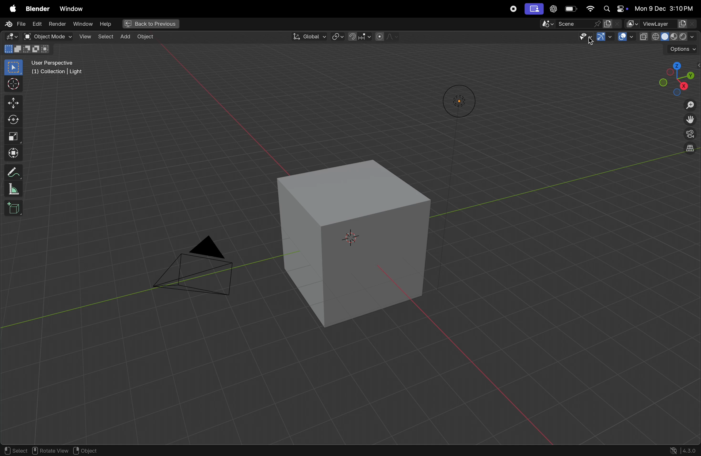 The height and width of the screenshot is (456, 701). Describe the element at coordinates (13, 119) in the screenshot. I see `rotate` at that location.